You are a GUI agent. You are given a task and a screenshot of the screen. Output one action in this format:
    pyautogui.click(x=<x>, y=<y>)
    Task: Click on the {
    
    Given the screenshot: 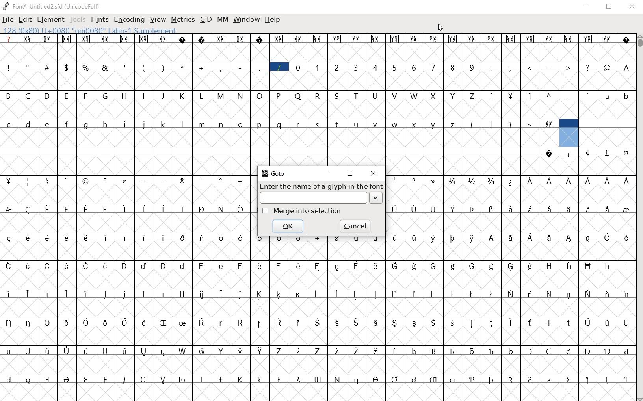 What is the action you would take?
    pyautogui.click(x=473, y=124)
    